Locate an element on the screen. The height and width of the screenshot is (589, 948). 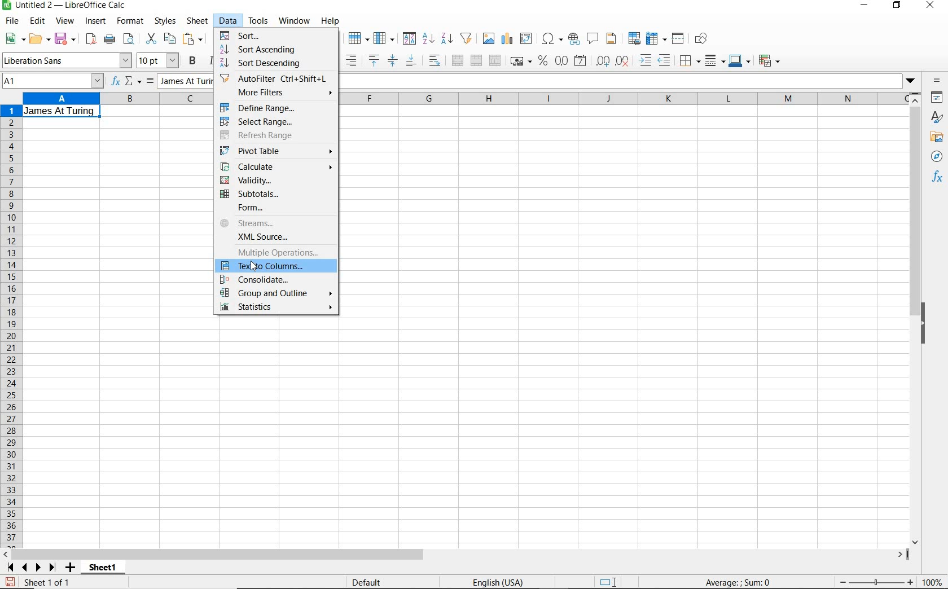
merge cells is located at coordinates (477, 61).